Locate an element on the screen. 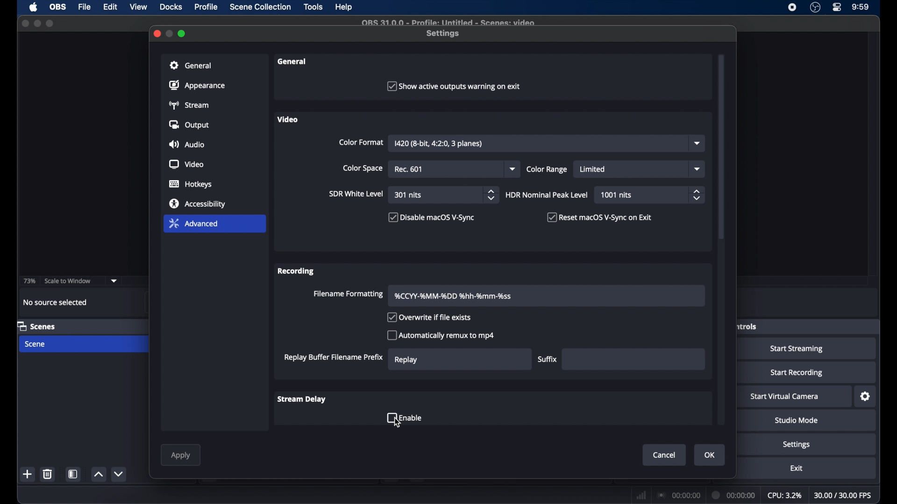 The image size is (897, 504). time is located at coordinates (861, 7).